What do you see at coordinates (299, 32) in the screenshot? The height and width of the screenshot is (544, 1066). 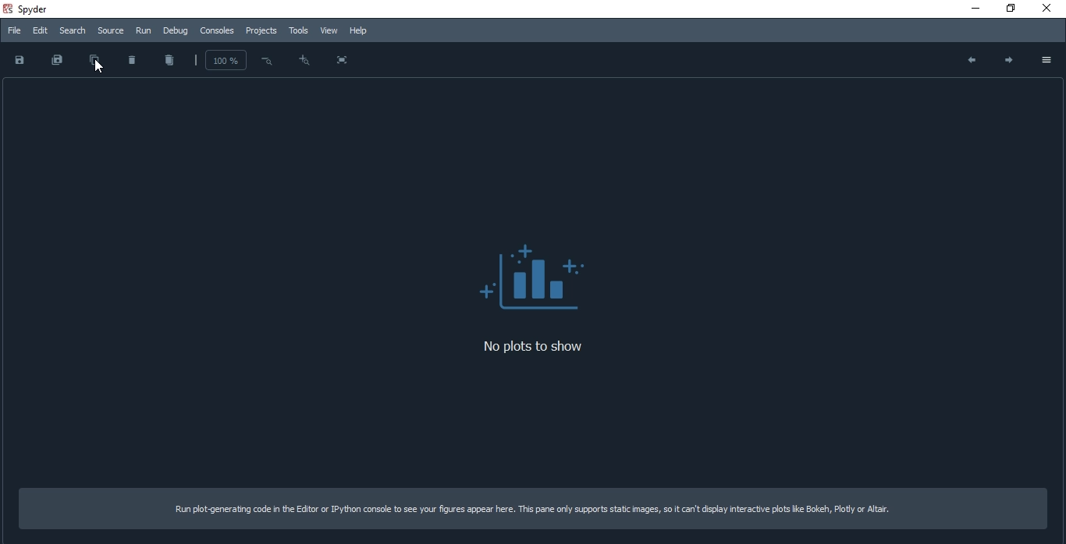 I see `Tools` at bounding box center [299, 32].